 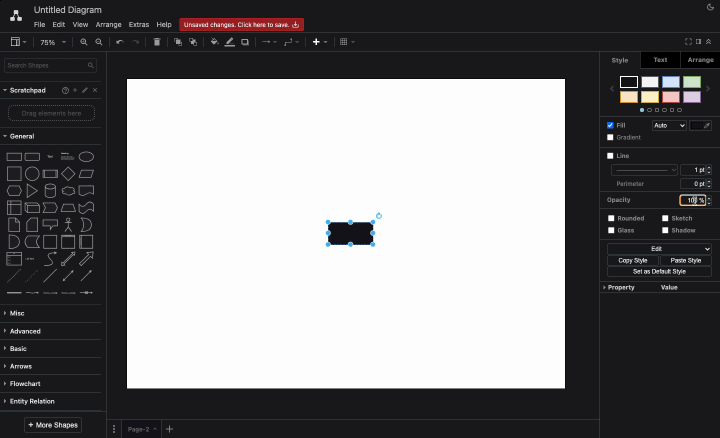 I want to click on Night mode, so click(x=709, y=6).